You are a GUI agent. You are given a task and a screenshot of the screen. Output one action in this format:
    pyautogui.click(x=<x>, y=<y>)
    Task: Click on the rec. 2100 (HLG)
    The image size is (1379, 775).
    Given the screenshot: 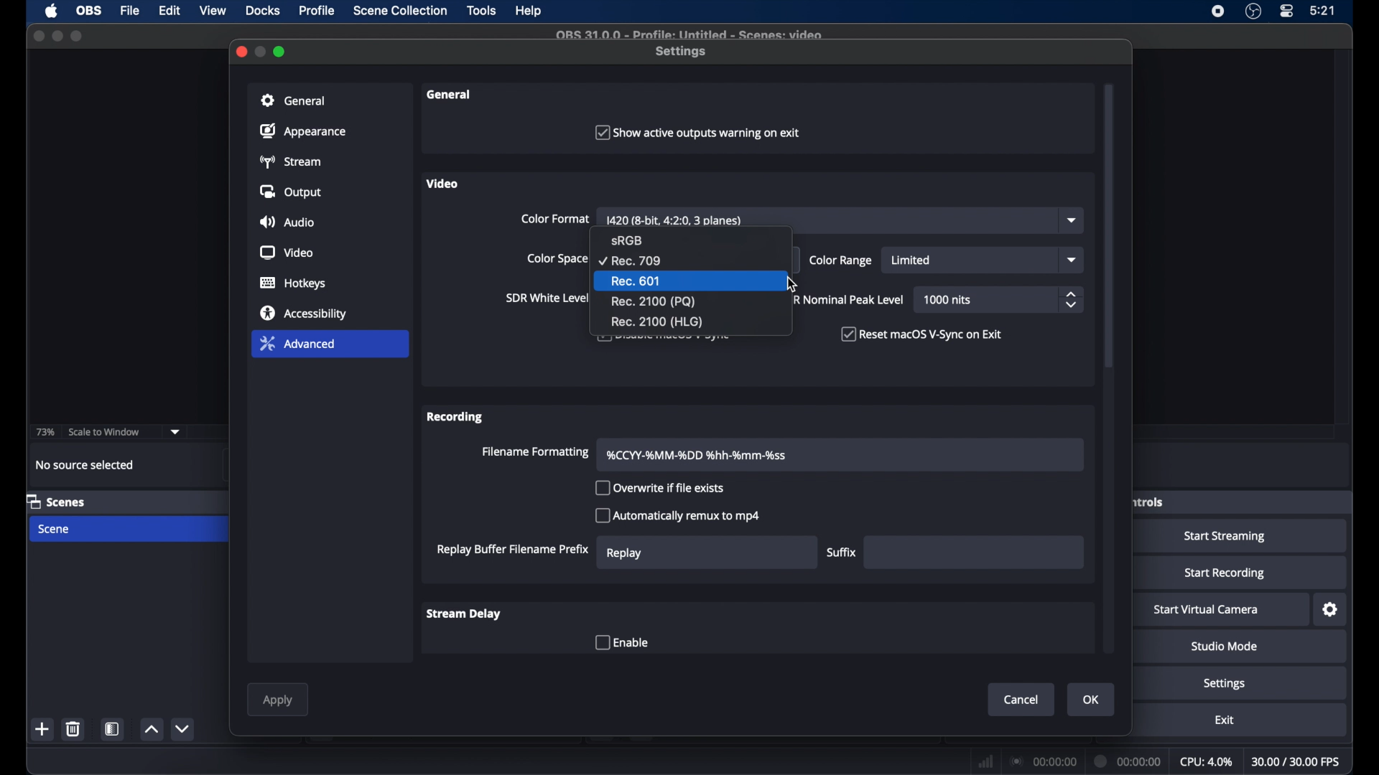 What is the action you would take?
    pyautogui.click(x=659, y=321)
    